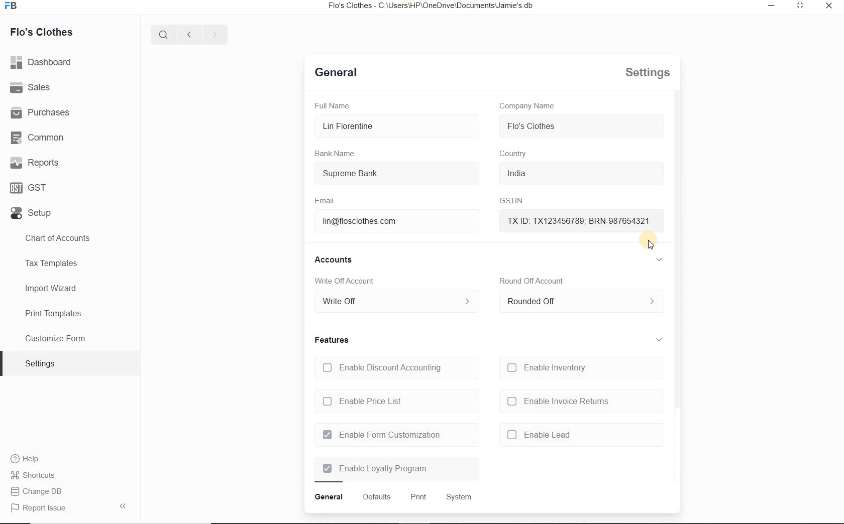 The height and width of the screenshot is (524, 844). Describe the element at coordinates (375, 469) in the screenshot. I see `Enable Loyalty Program` at that location.